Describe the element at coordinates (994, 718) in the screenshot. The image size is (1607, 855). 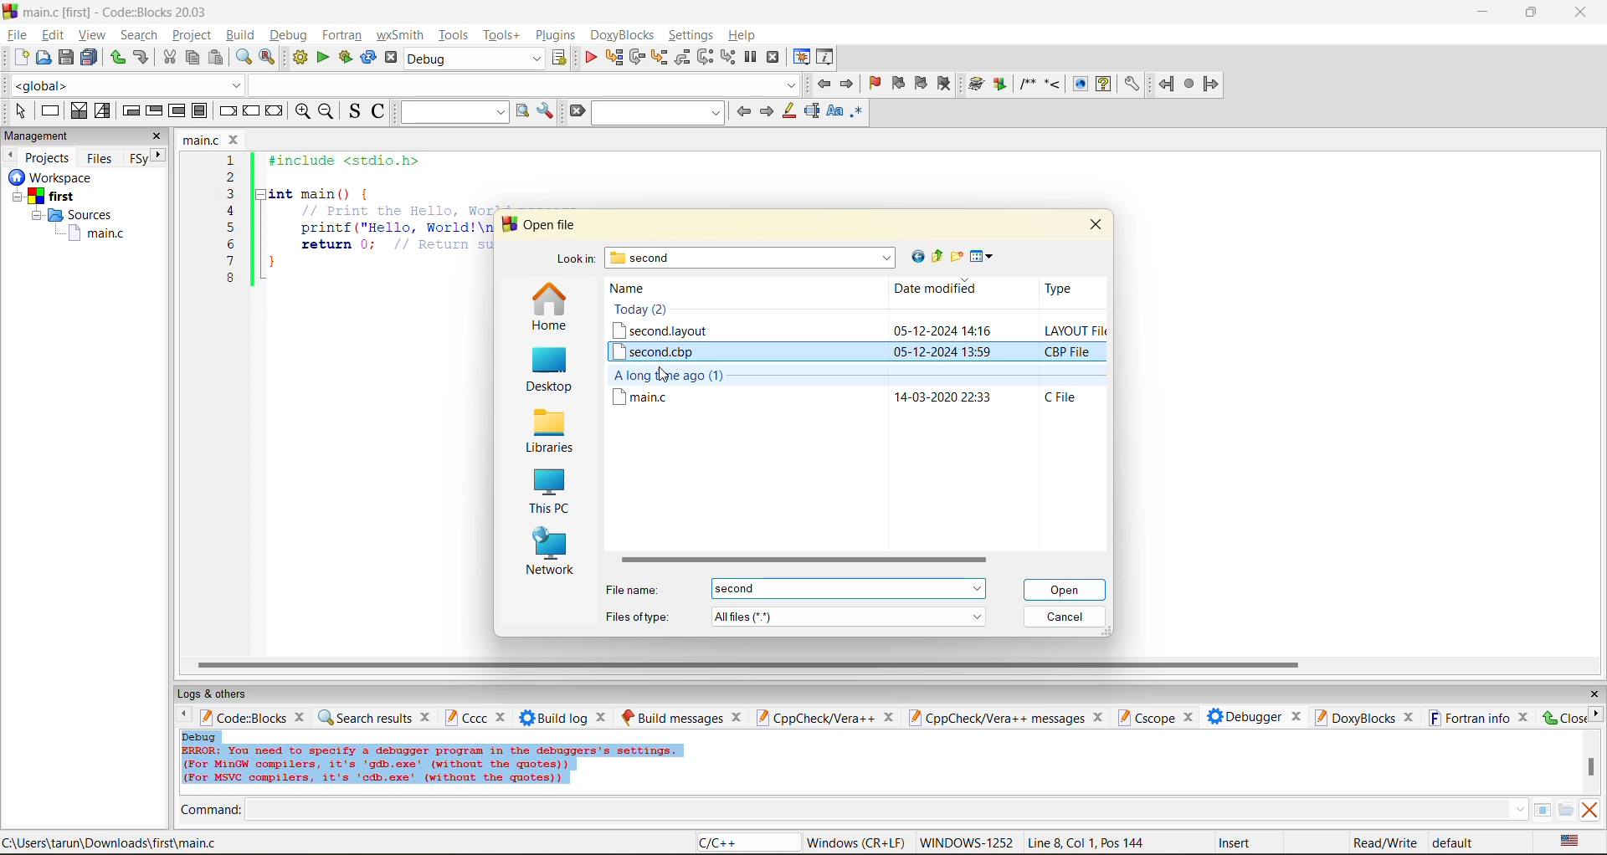
I see `cppcheck/vera++ messages` at that location.